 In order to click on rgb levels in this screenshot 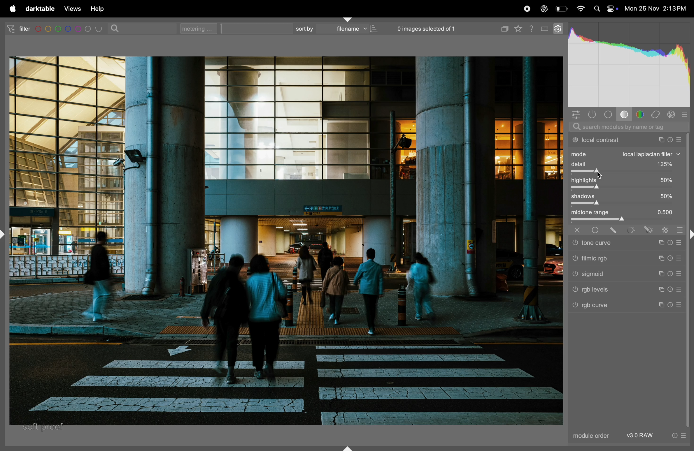, I will do `click(623, 290)`.